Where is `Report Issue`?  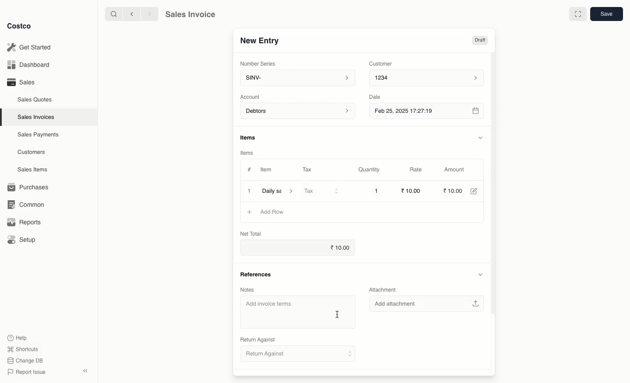
Report Issue is located at coordinates (28, 372).